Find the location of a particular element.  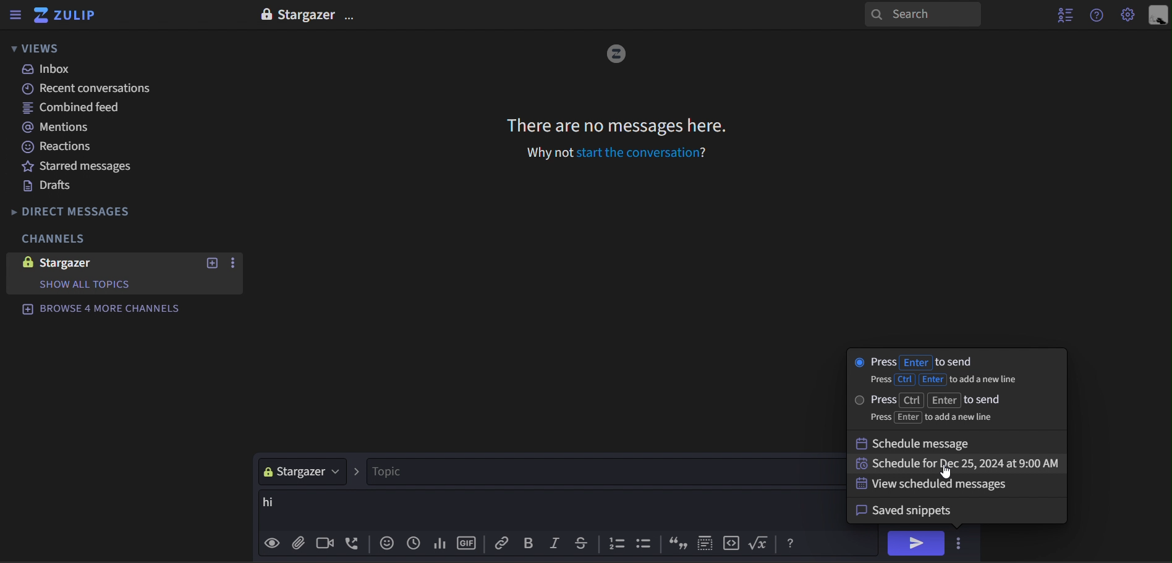

bold is located at coordinates (530, 544).